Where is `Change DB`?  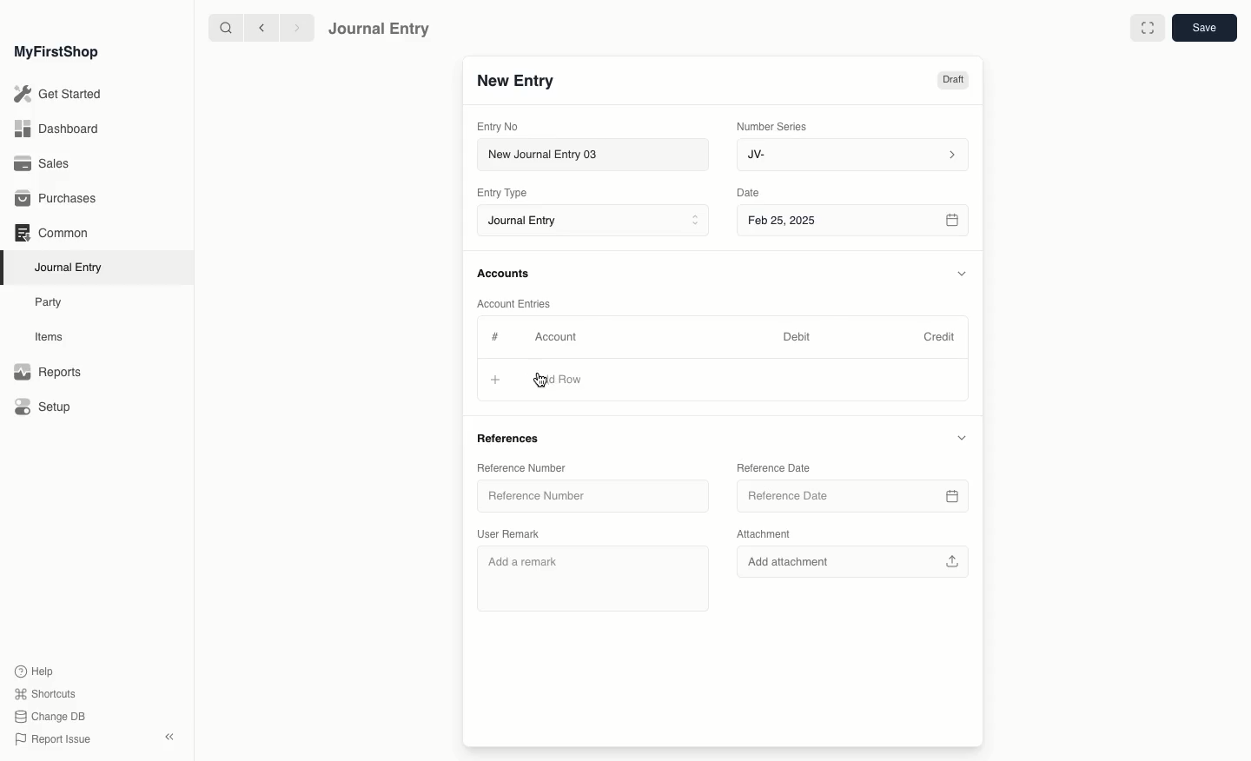
Change DB is located at coordinates (50, 718).